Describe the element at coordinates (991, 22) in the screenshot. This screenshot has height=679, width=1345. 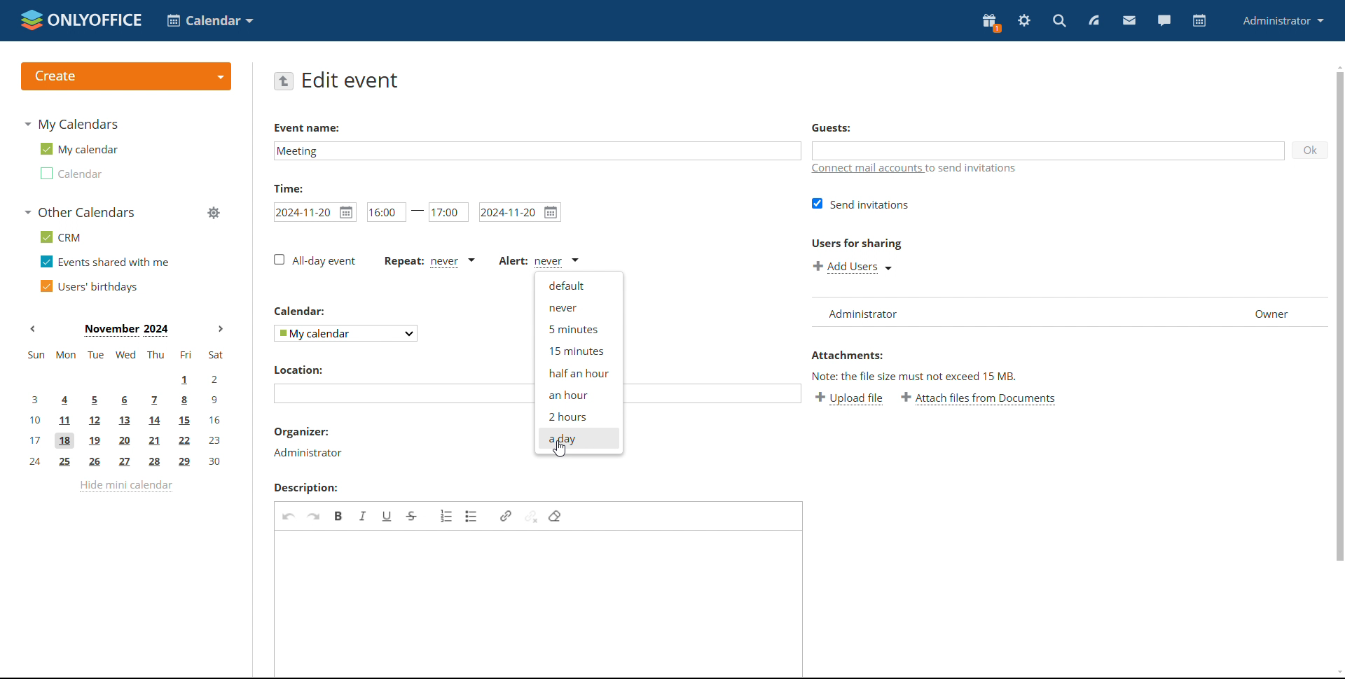
I see `present` at that location.